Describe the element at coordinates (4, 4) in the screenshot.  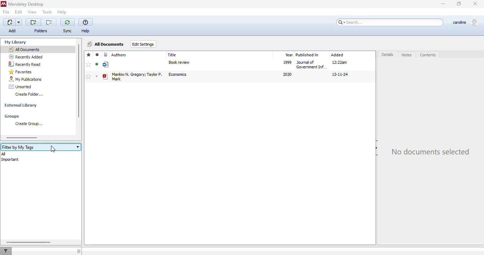
I see `logo` at that location.